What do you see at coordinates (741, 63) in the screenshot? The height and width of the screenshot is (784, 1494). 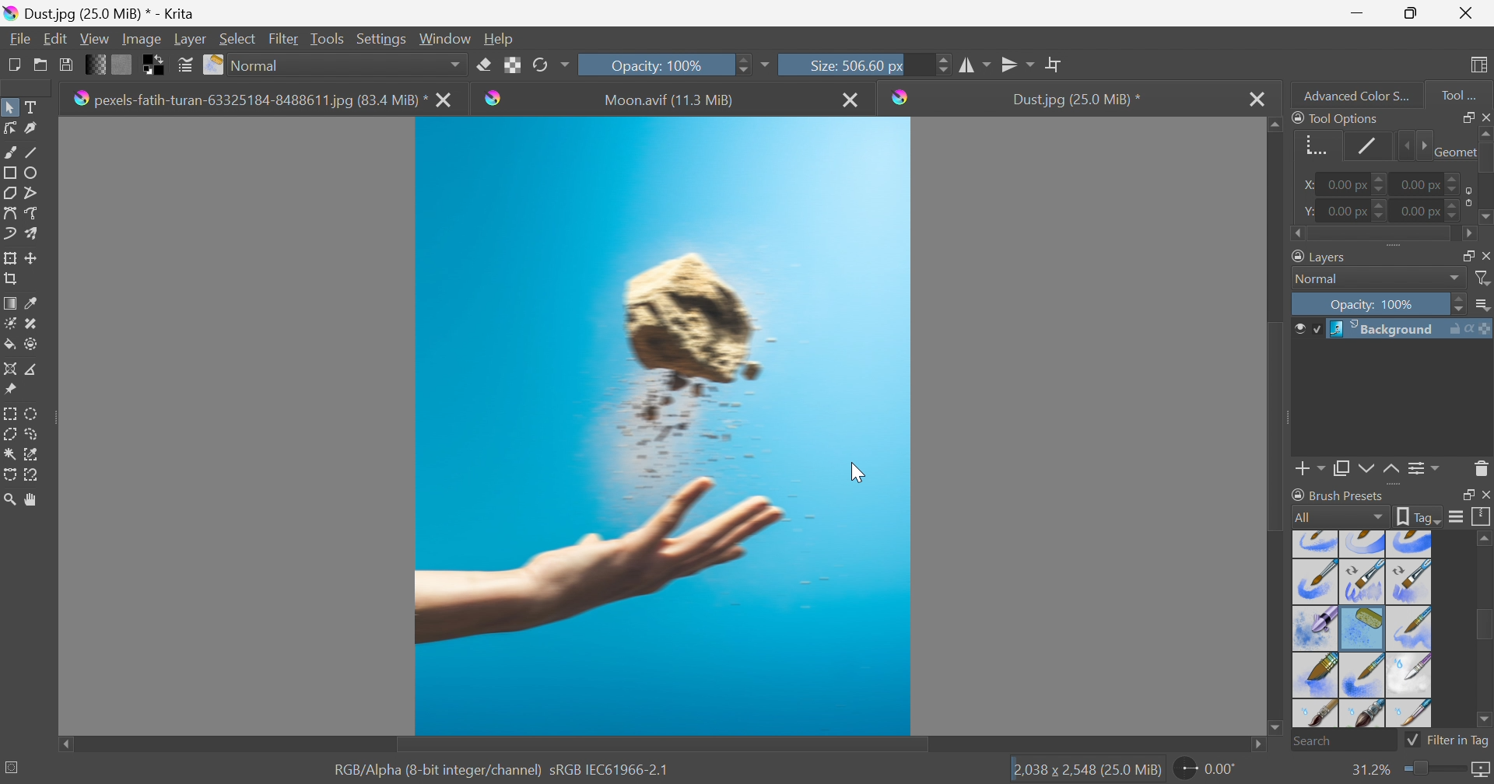 I see `Slider` at bounding box center [741, 63].